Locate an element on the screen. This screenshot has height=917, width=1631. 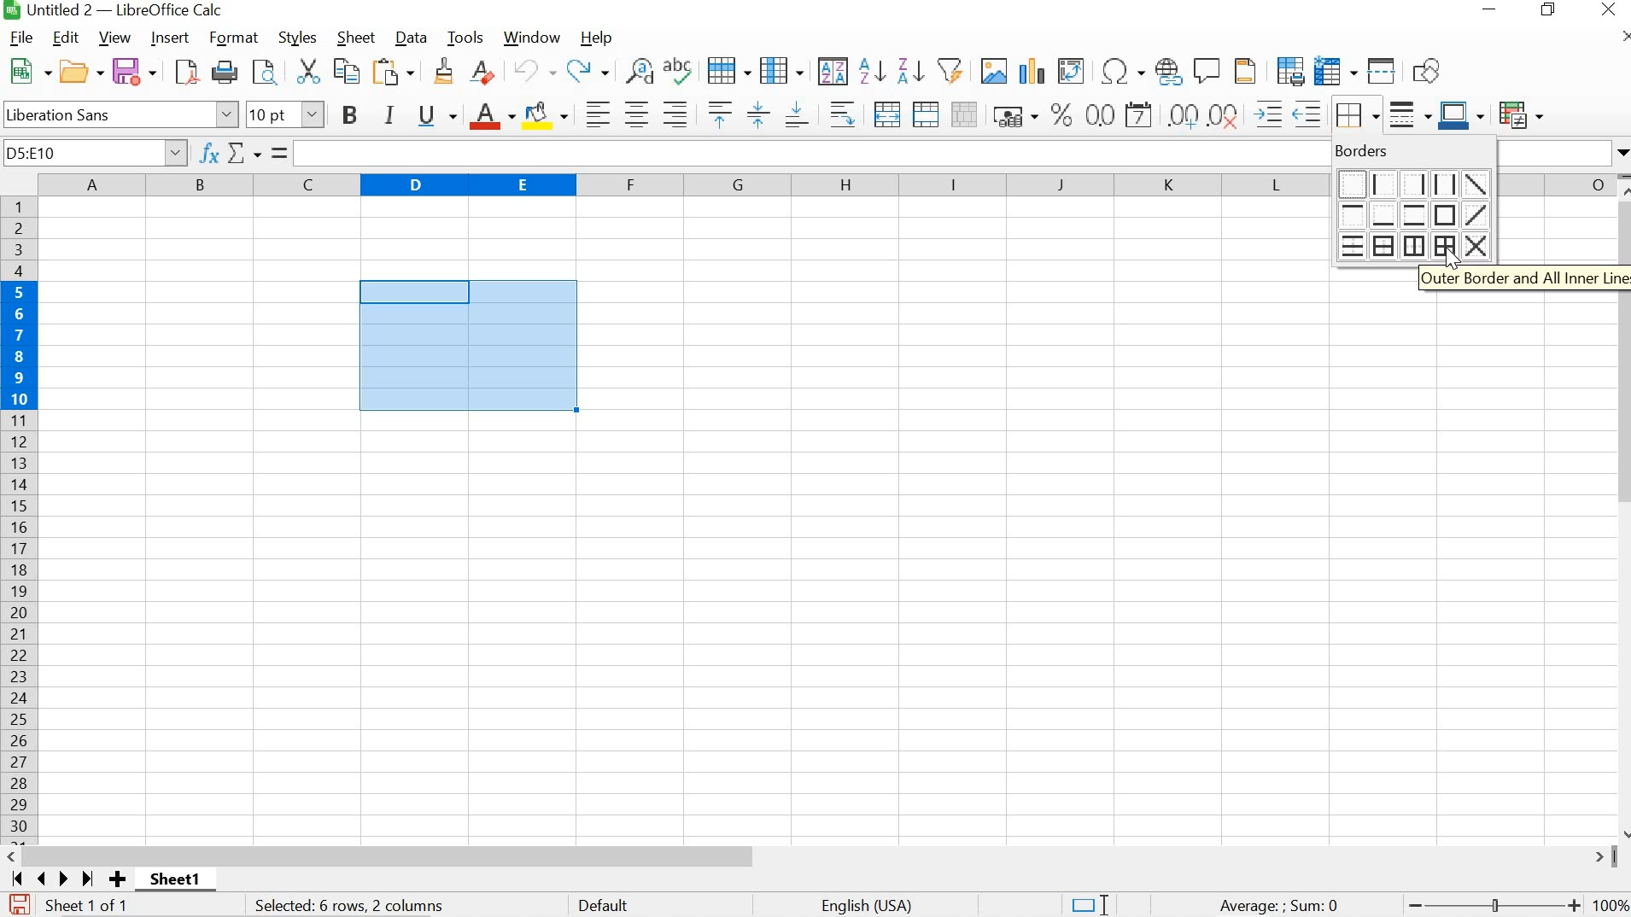
BOLD is located at coordinates (346, 114).